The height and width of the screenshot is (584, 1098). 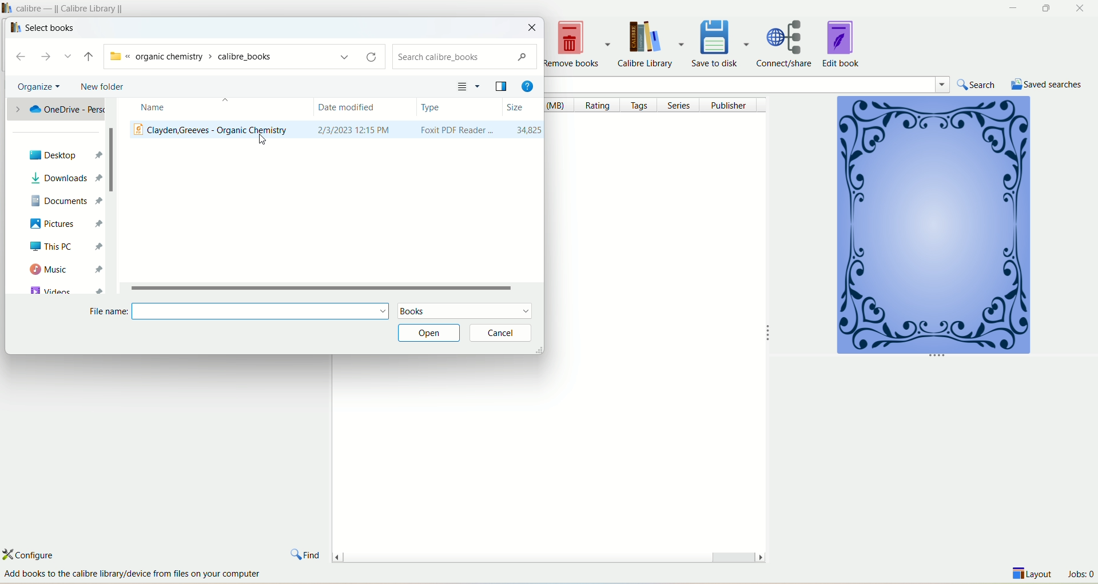 I want to click on select book, so click(x=50, y=28).